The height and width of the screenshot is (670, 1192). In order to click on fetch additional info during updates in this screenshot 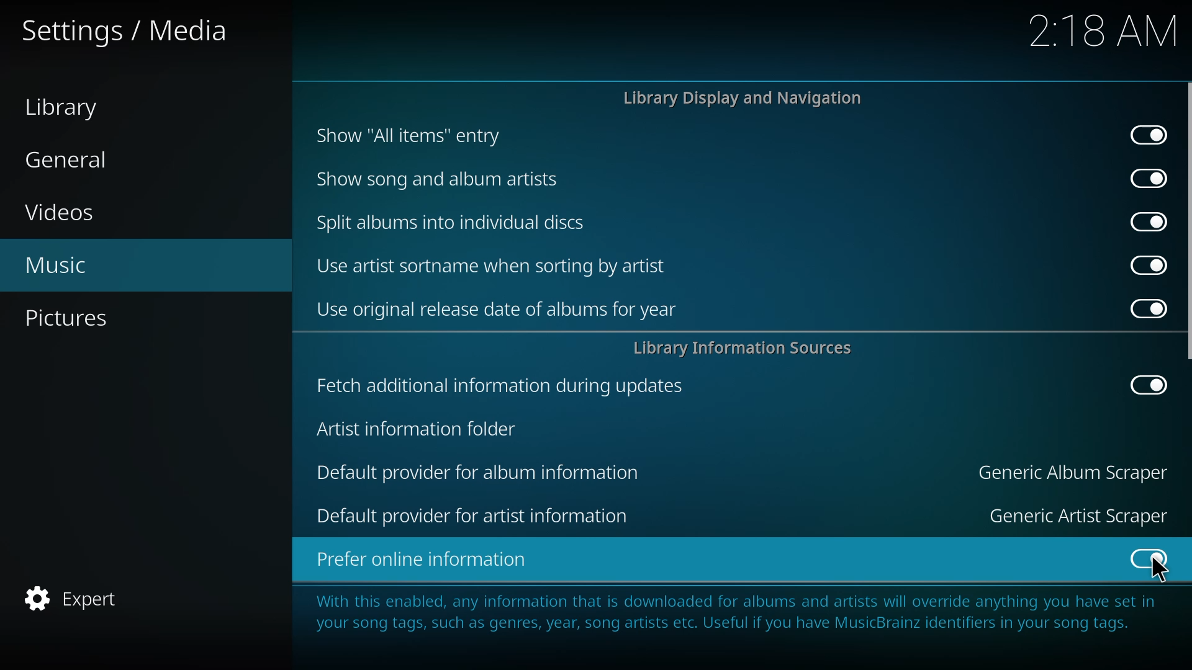, I will do `click(503, 385)`.